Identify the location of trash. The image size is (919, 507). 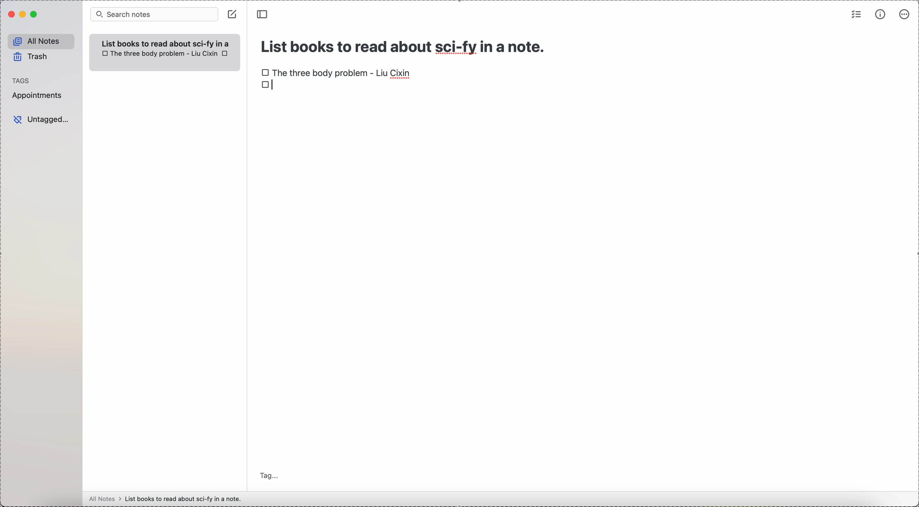
(31, 57).